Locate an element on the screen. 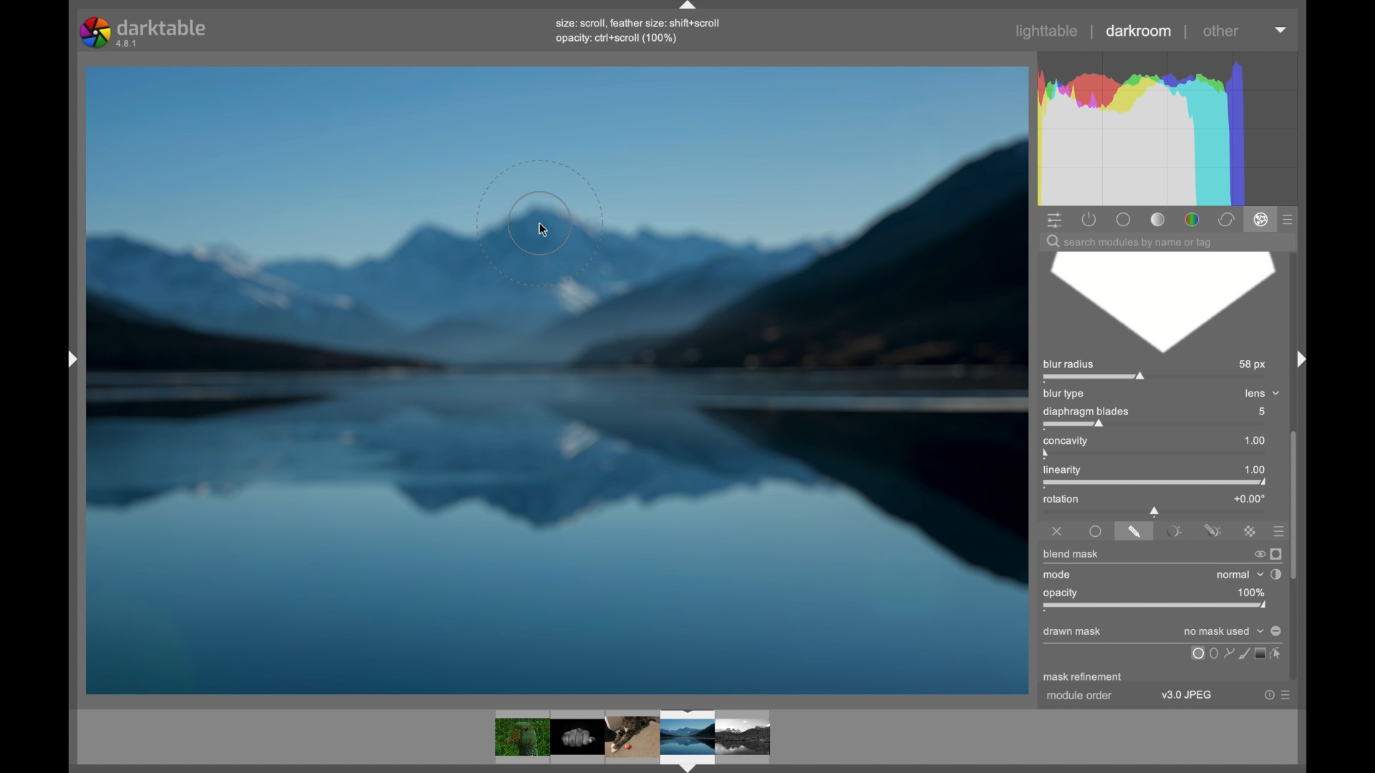 This screenshot has width=1375, height=773. switch off blend mask is located at coordinates (1256, 554).